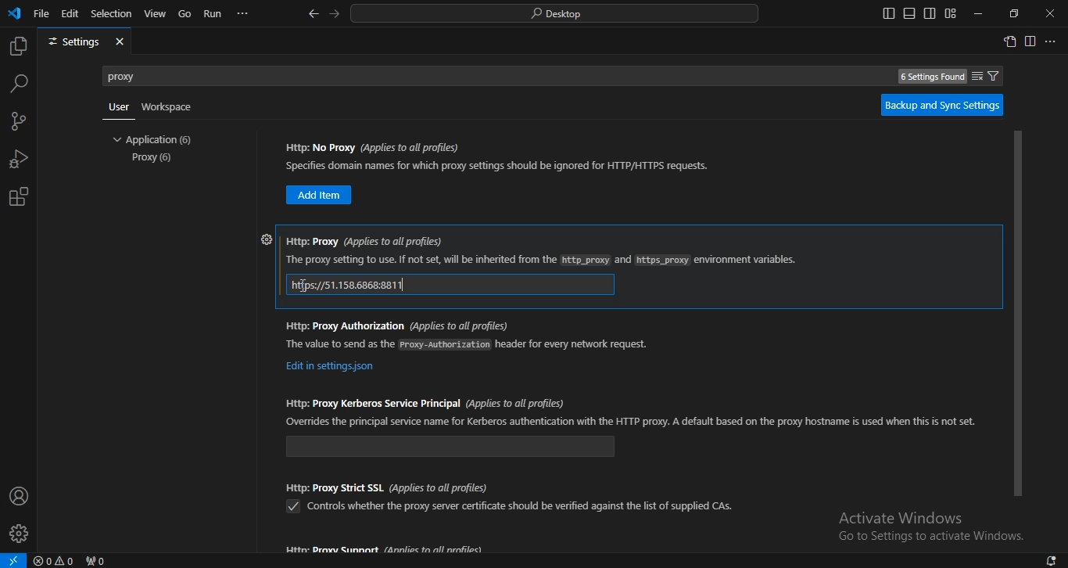  What do you see at coordinates (396, 325) in the screenshot?
I see `https: proxy authorization` at bounding box center [396, 325].